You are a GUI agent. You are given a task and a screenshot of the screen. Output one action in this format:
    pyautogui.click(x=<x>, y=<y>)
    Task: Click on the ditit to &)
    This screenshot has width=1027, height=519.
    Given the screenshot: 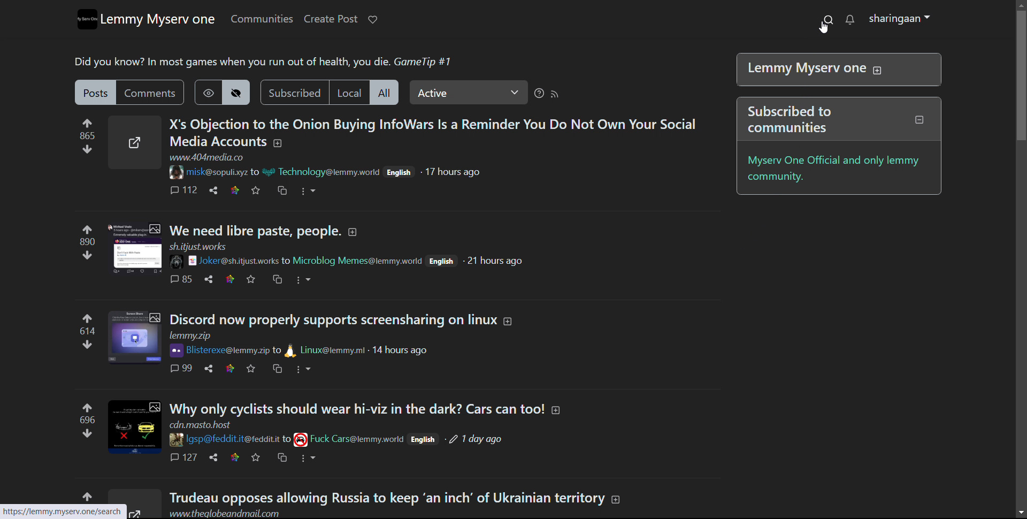 What is the action you would take?
    pyautogui.click(x=425, y=440)
    